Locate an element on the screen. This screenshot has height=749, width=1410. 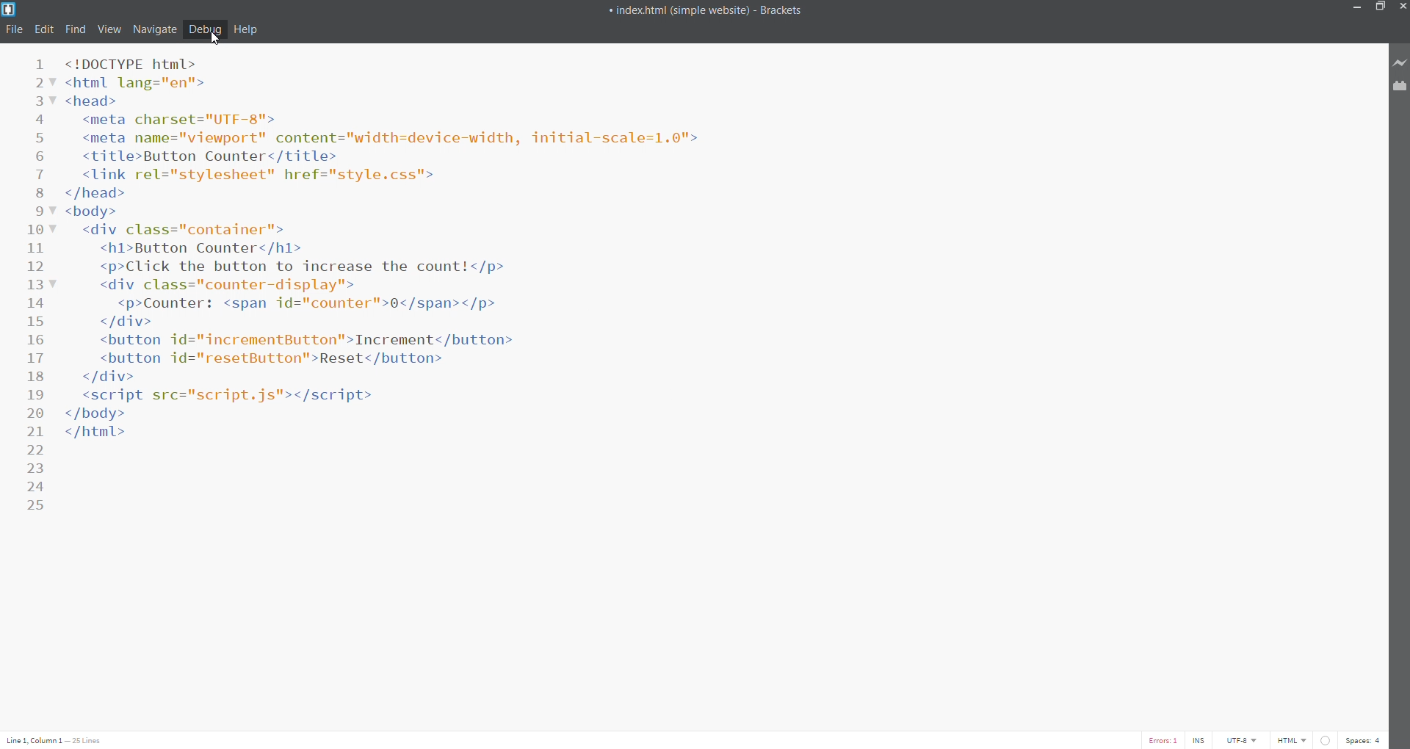
find is located at coordinates (76, 29).